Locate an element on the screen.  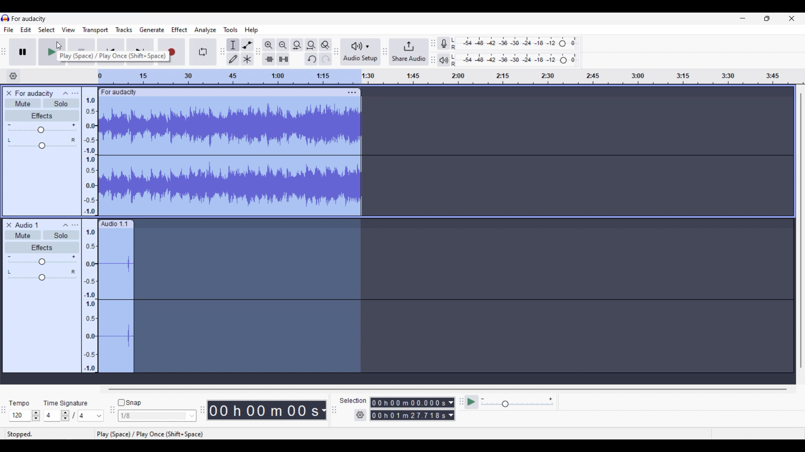
remove track is located at coordinates (9, 225).